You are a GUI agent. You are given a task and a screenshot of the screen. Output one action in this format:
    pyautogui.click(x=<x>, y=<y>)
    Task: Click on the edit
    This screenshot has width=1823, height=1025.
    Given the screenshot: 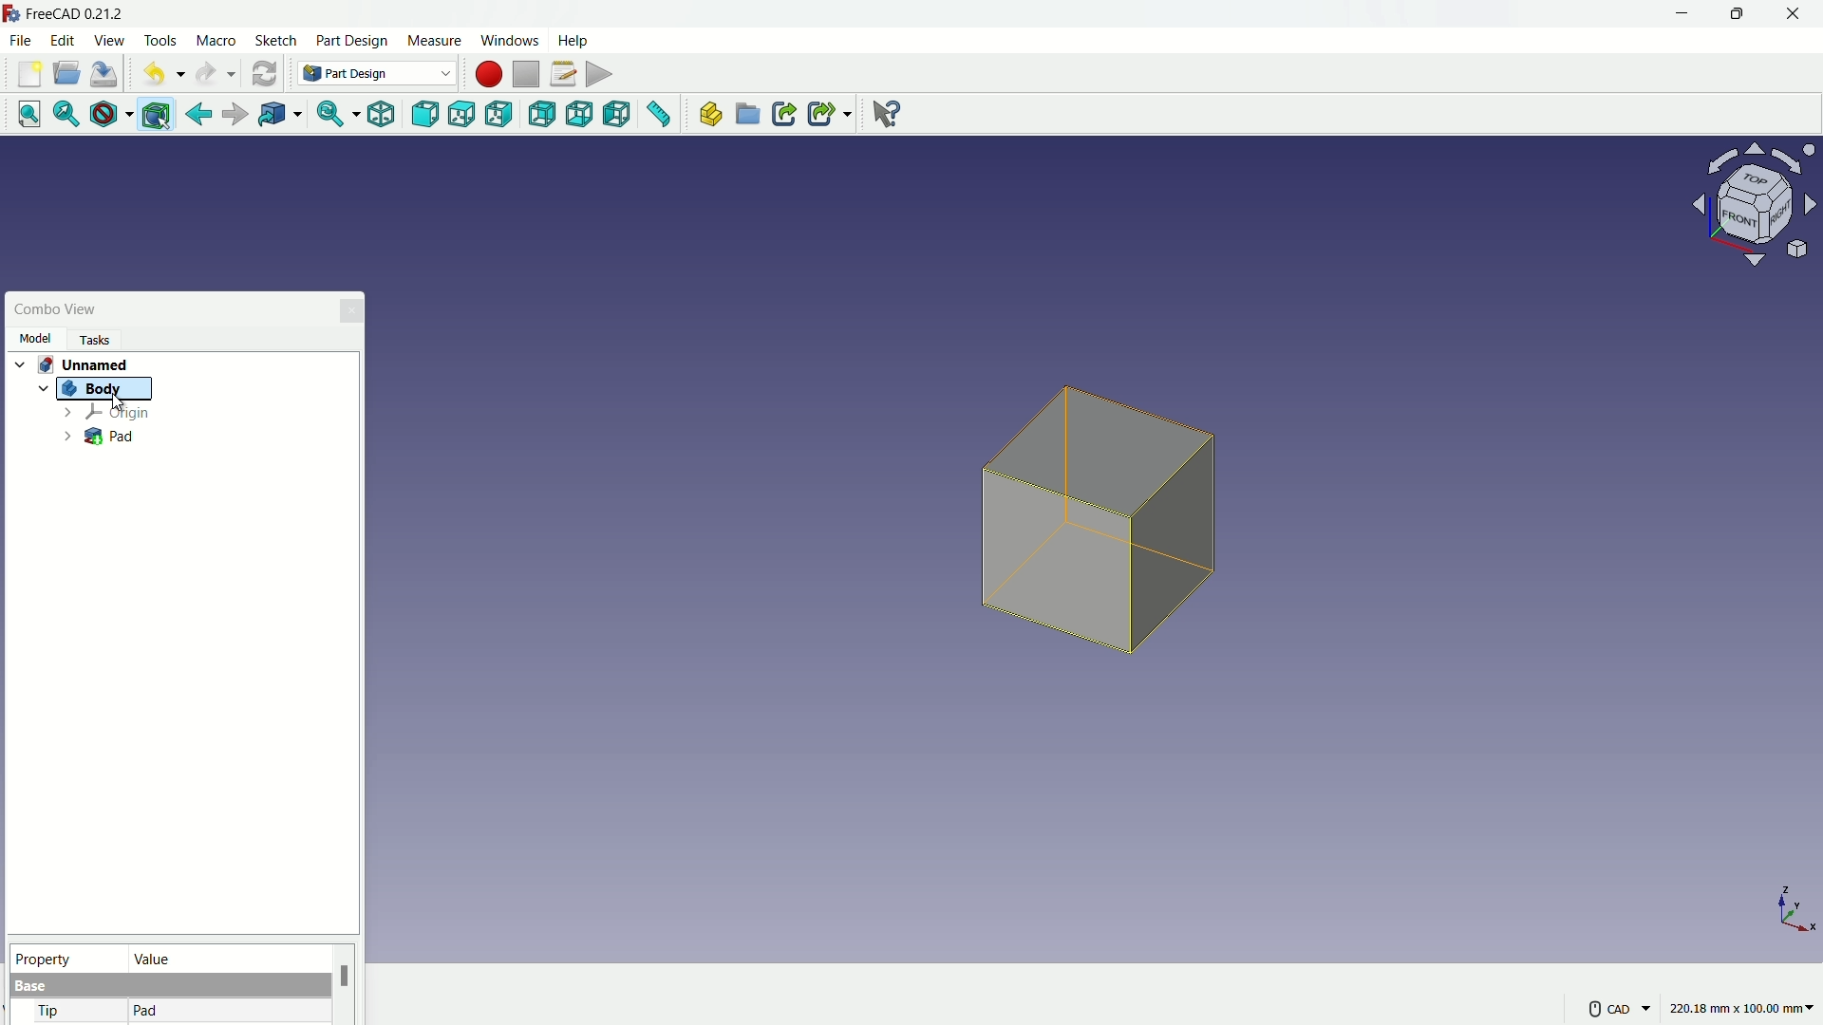 What is the action you would take?
    pyautogui.click(x=65, y=40)
    